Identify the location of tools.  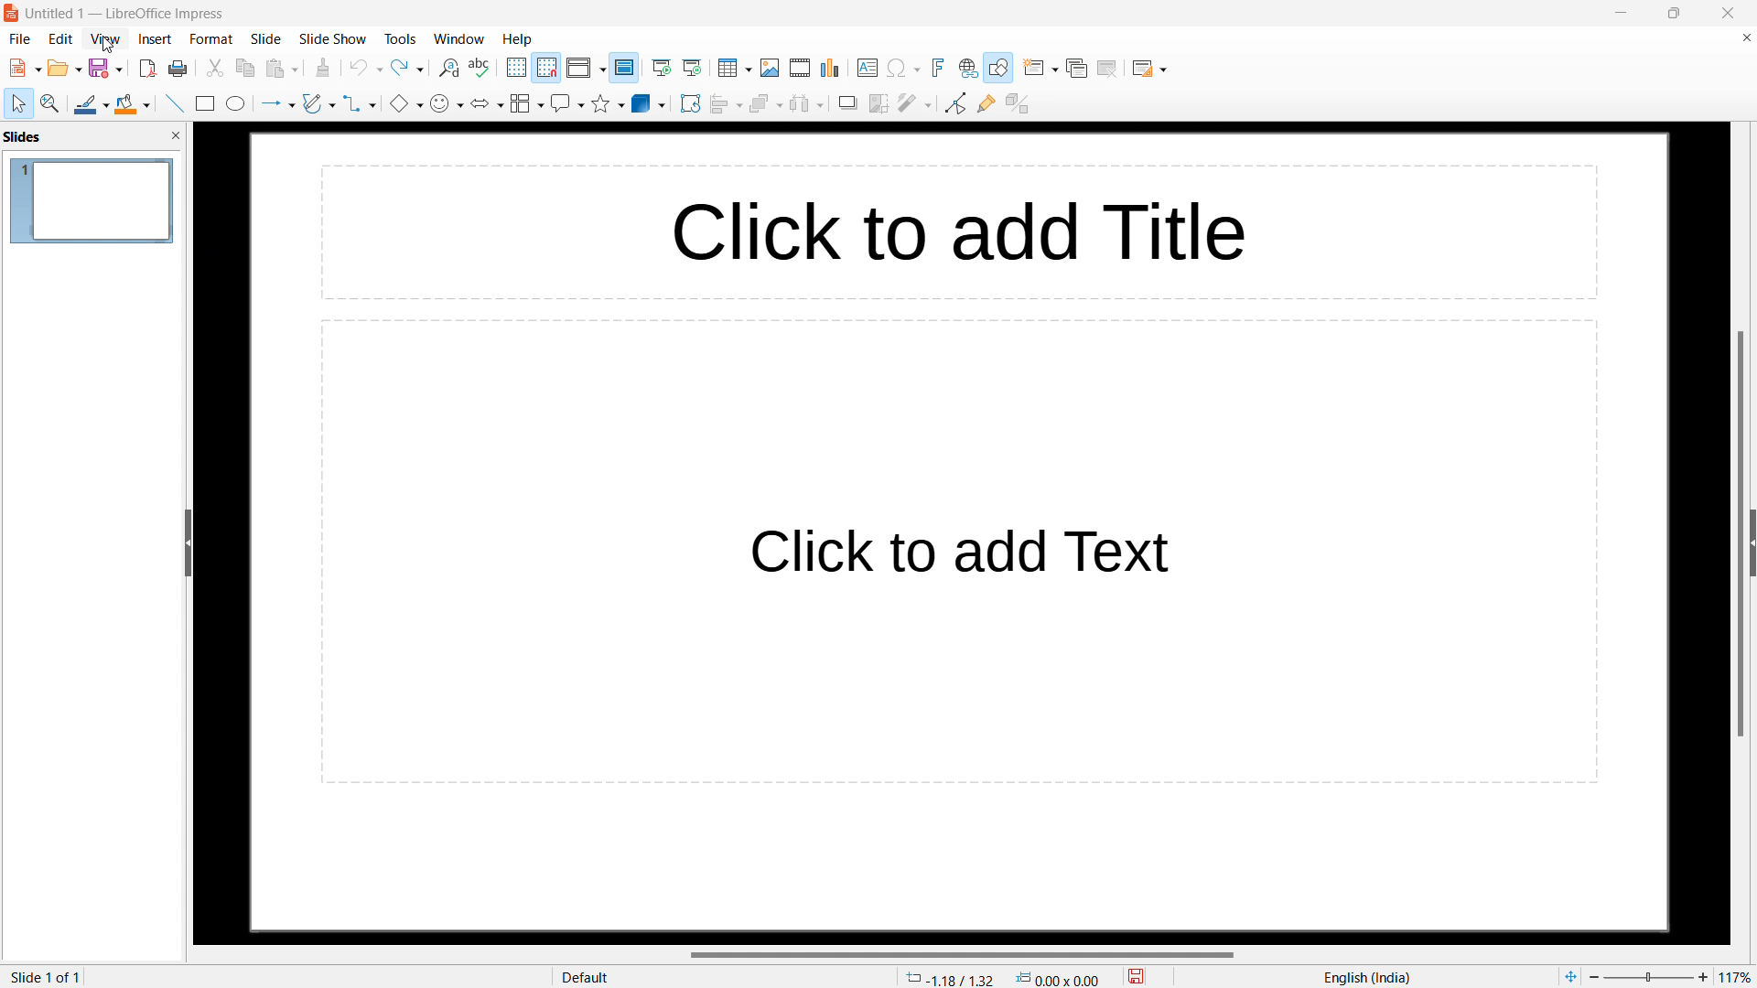
(401, 39).